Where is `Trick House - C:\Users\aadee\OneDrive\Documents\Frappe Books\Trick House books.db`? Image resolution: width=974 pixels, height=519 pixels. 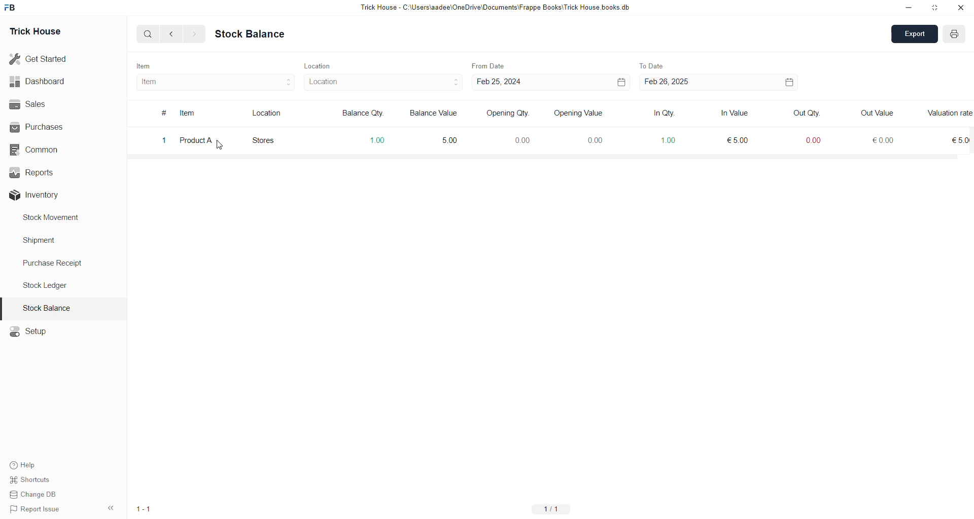 Trick House - C:\Users\aadee\OneDrive\Documents\Frappe Books\Trick House books.db is located at coordinates (495, 8).